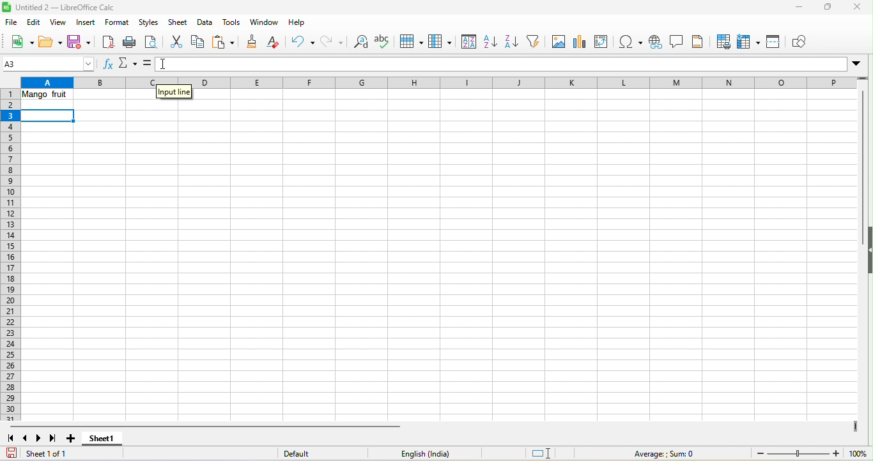 The height and width of the screenshot is (461, 873). What do you see at coordinates (12, 439) in the screenshot?
I see `scroll to first sheet` at bounding box center [12, 439].